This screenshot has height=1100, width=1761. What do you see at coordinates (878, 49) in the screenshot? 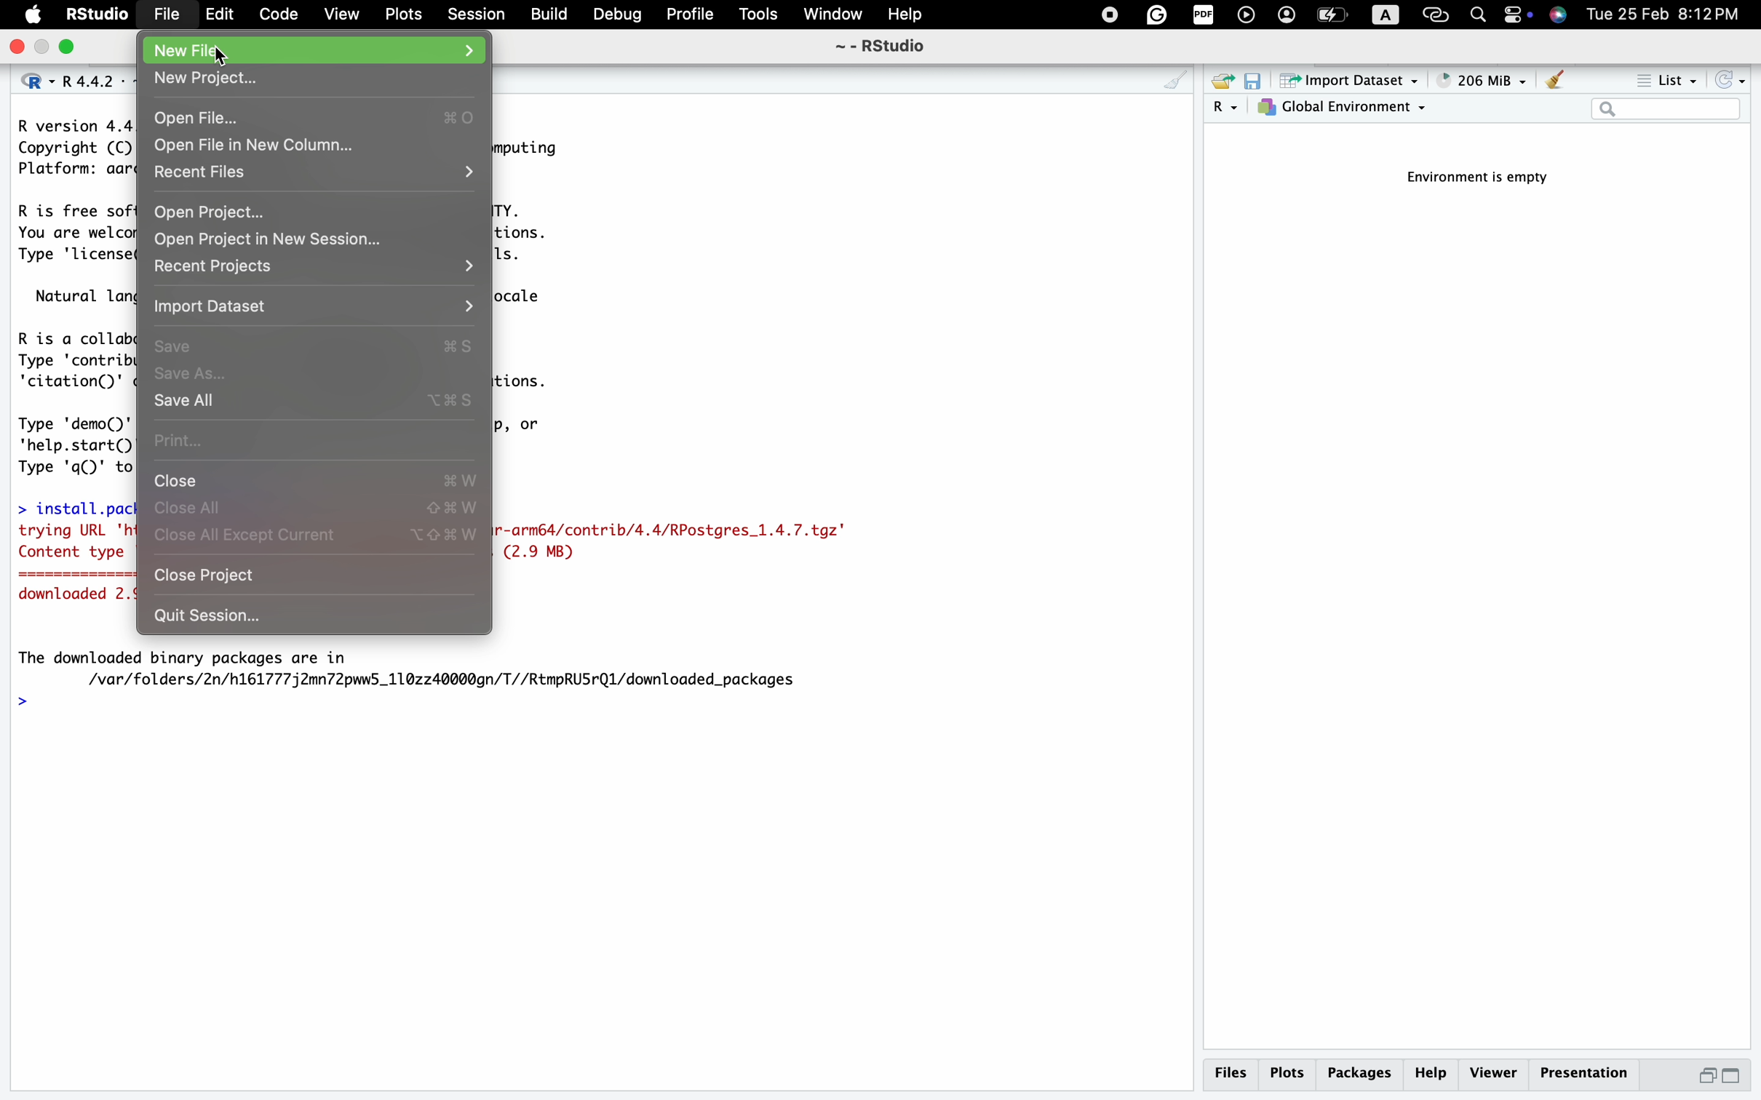
I see `~ - RSttudio` at bounding box center [878, 49].